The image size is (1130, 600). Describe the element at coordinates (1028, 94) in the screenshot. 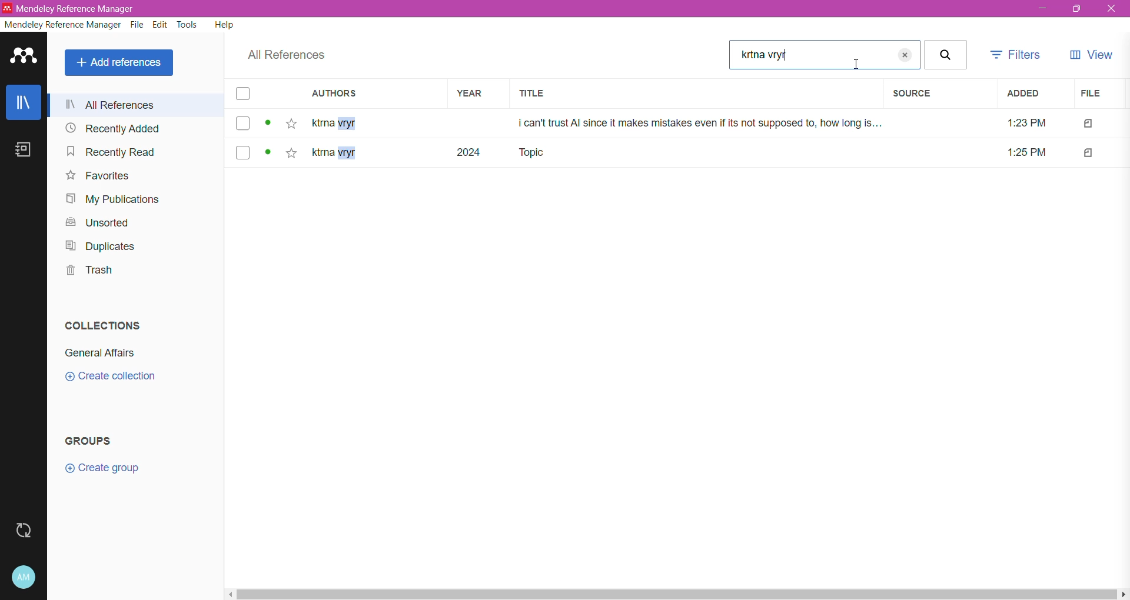

I see `Added` at that location.